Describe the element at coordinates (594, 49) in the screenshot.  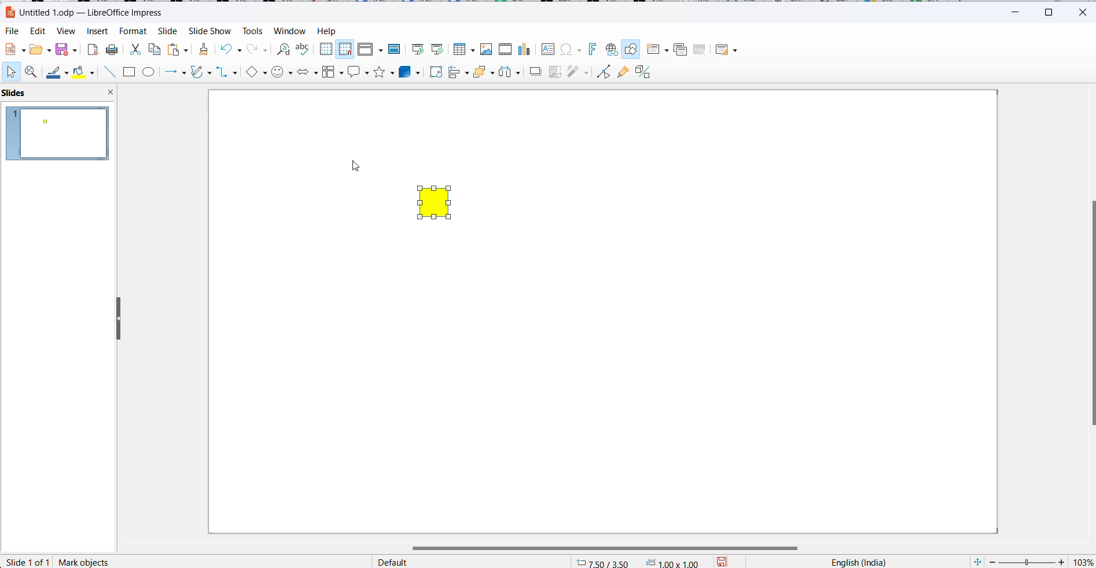
I see `Insert font work text` at that location.